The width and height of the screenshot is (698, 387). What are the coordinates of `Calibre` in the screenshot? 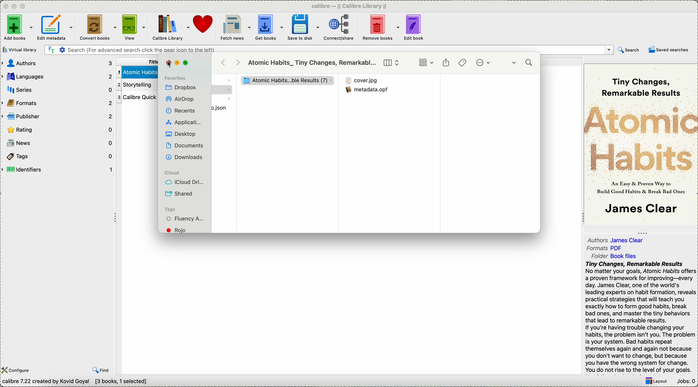 It's located at (351, 6).